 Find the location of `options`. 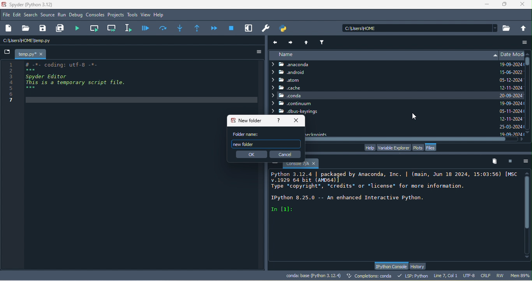

options is located at coordinates (256, 52).